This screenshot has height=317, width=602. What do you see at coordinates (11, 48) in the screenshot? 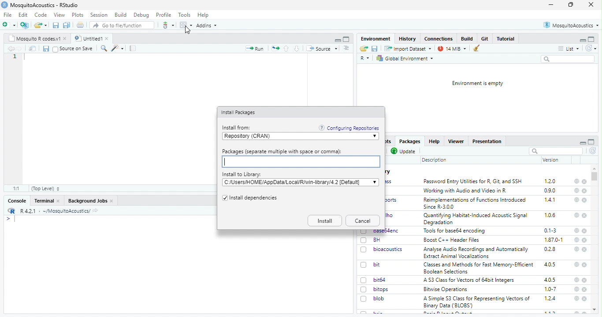
I see `backward` at bounding box center [11, 48].